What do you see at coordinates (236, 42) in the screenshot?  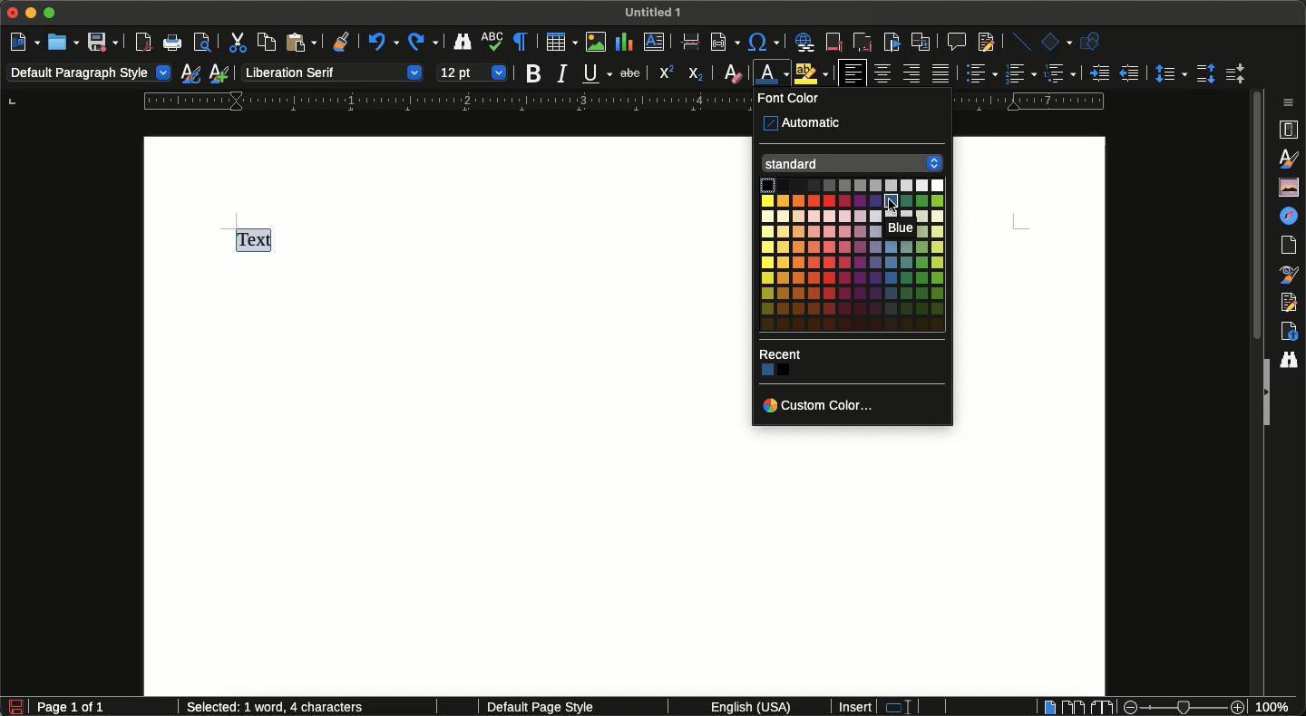 I see `Cut` at bounding box center [236, 42].